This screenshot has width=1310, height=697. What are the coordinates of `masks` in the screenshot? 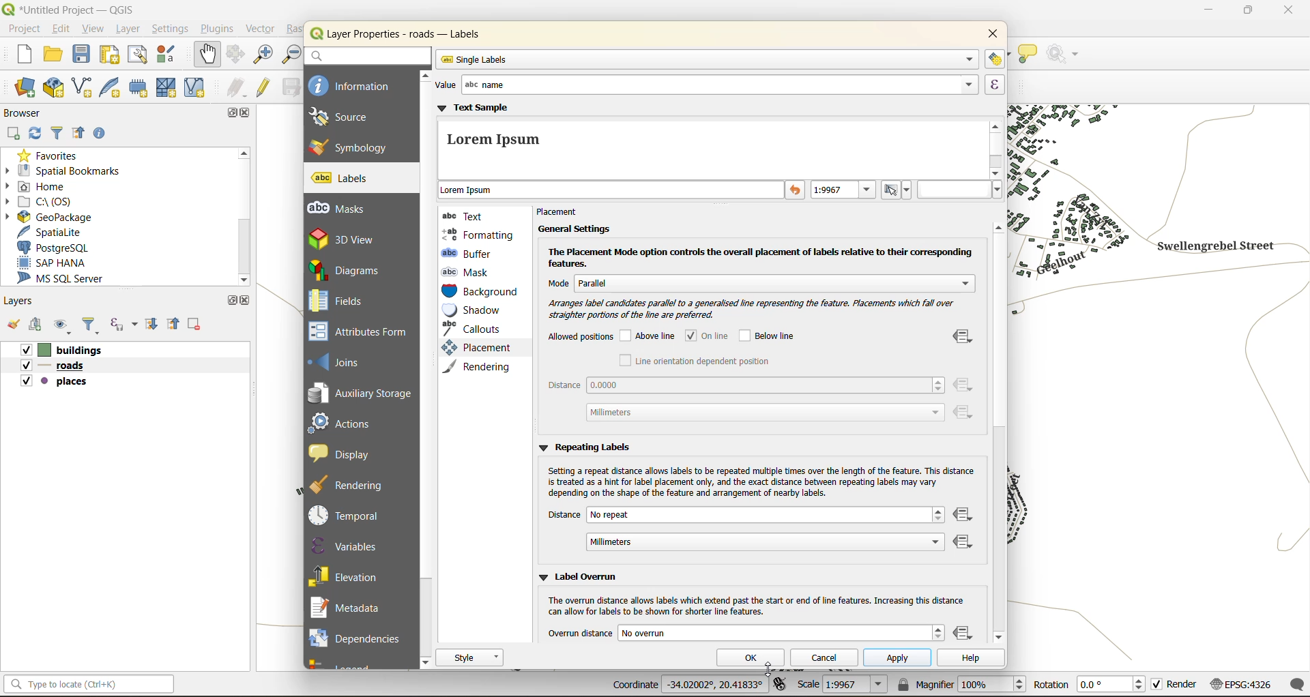 It's located at (344, 209).